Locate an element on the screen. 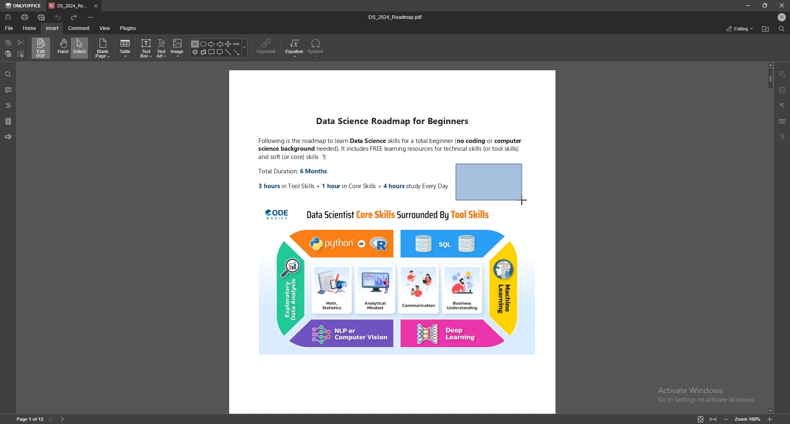  rectangle is located at coordinates (492, 178).